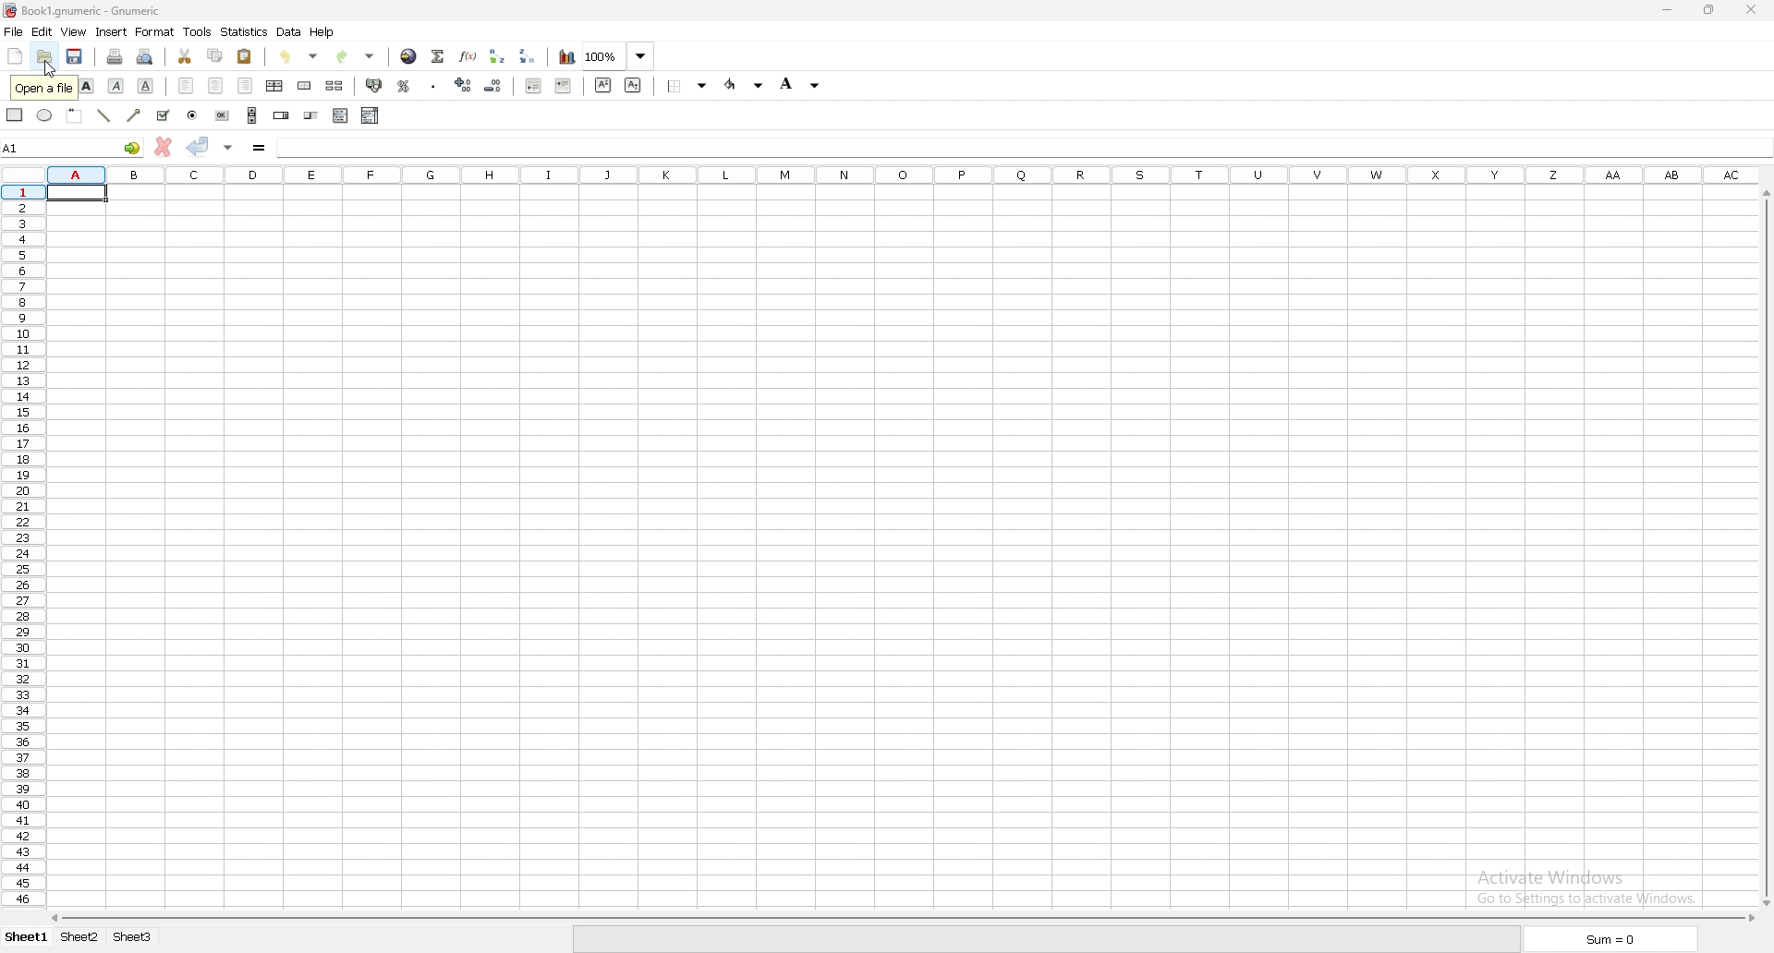 The image size is (1774, 953). What do you see at coordinates (464, 85) in the screenshot?
I see `increase decimals` at bounding box center [464, 85].